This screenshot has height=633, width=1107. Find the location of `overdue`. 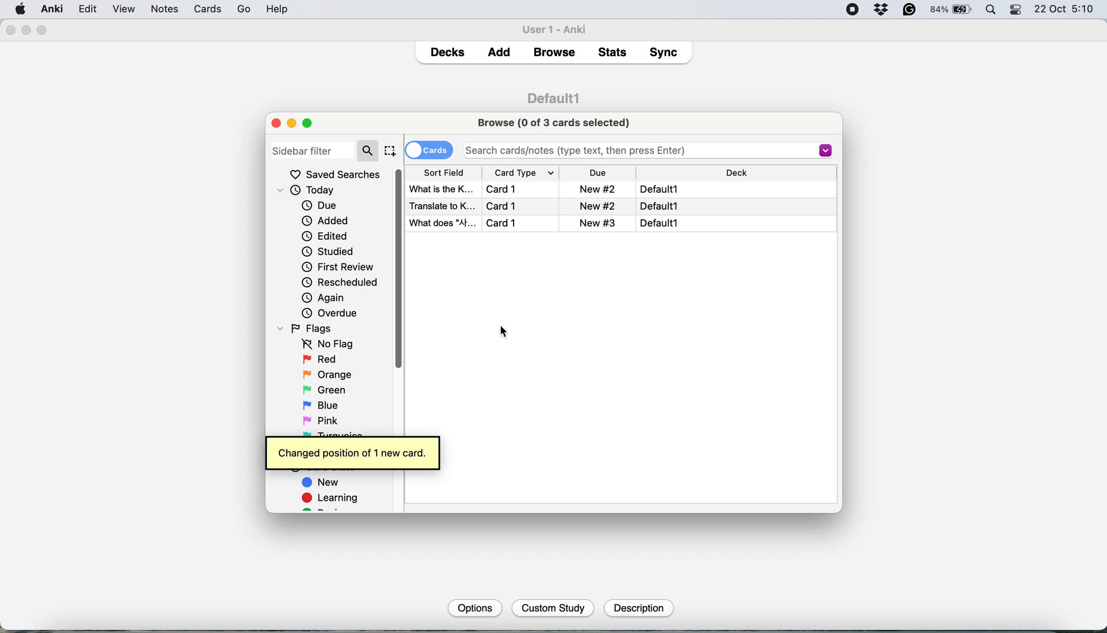

overdue is located at coordinates (328, 313).